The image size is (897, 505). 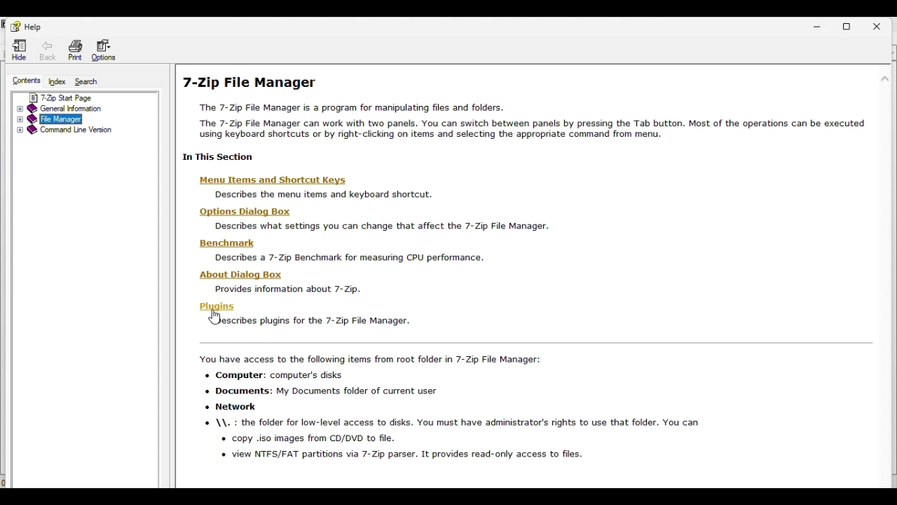 What do you see at coordinates (83, 109) in the screenshot?
I see `General information` at bounding box center [83, 109].